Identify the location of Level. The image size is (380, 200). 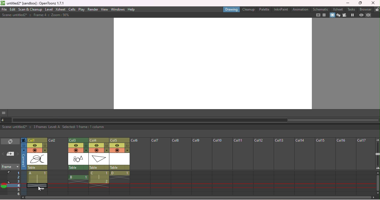
(49, 10).